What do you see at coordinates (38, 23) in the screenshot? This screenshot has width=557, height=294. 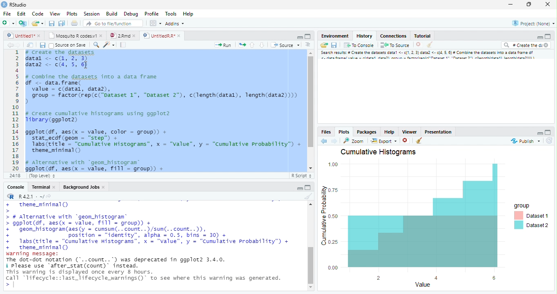 I see `Create a new file` at bounding box center [38, 23].